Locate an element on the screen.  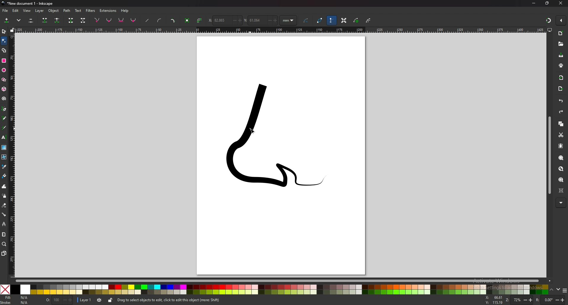
resize is located at coordinates (547, 4).